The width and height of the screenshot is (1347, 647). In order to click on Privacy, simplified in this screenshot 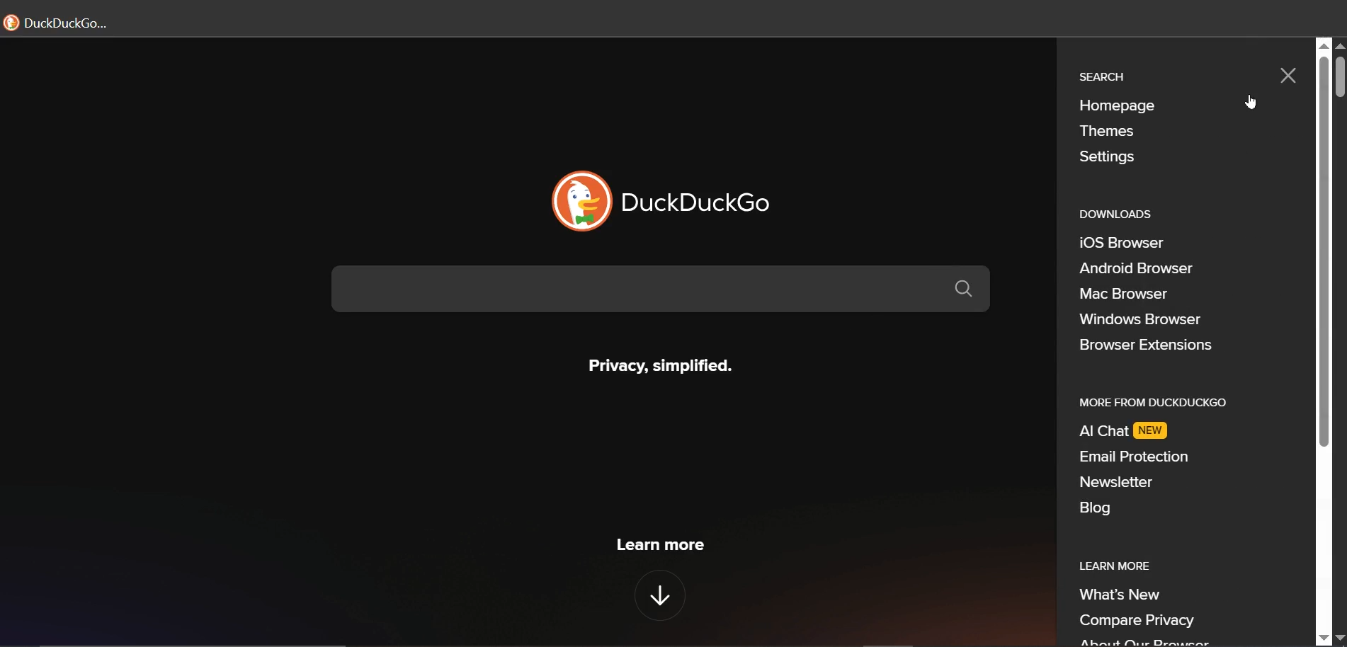, I will do `click(657, 362)`.